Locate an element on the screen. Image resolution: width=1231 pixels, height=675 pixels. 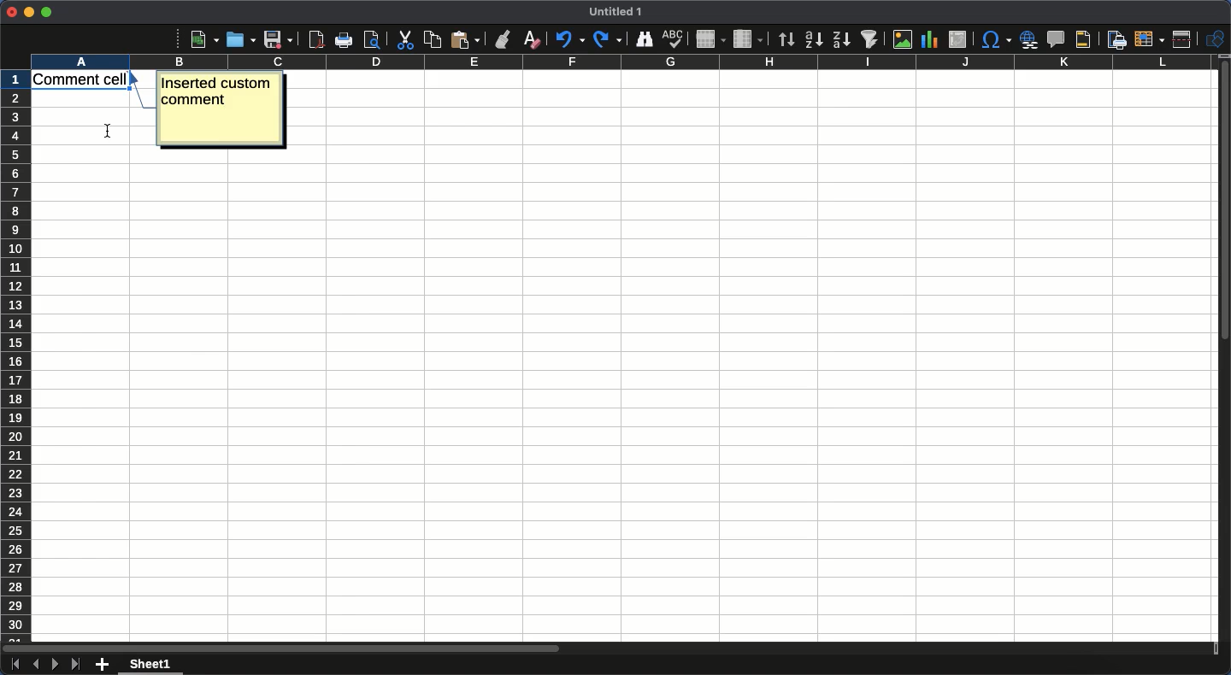
Insert edit or pivot table is located at coordinates (957, 38).